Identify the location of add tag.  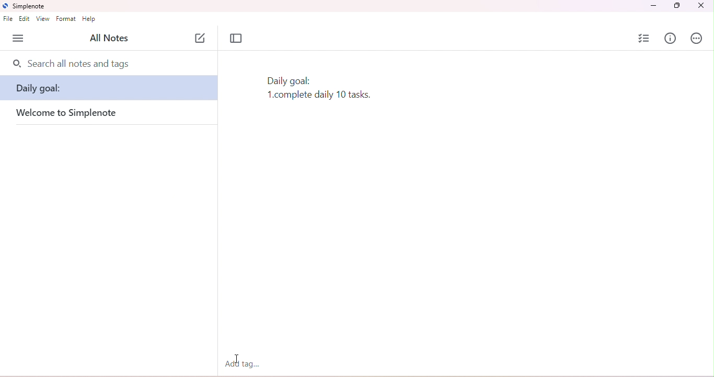
(242, 364).